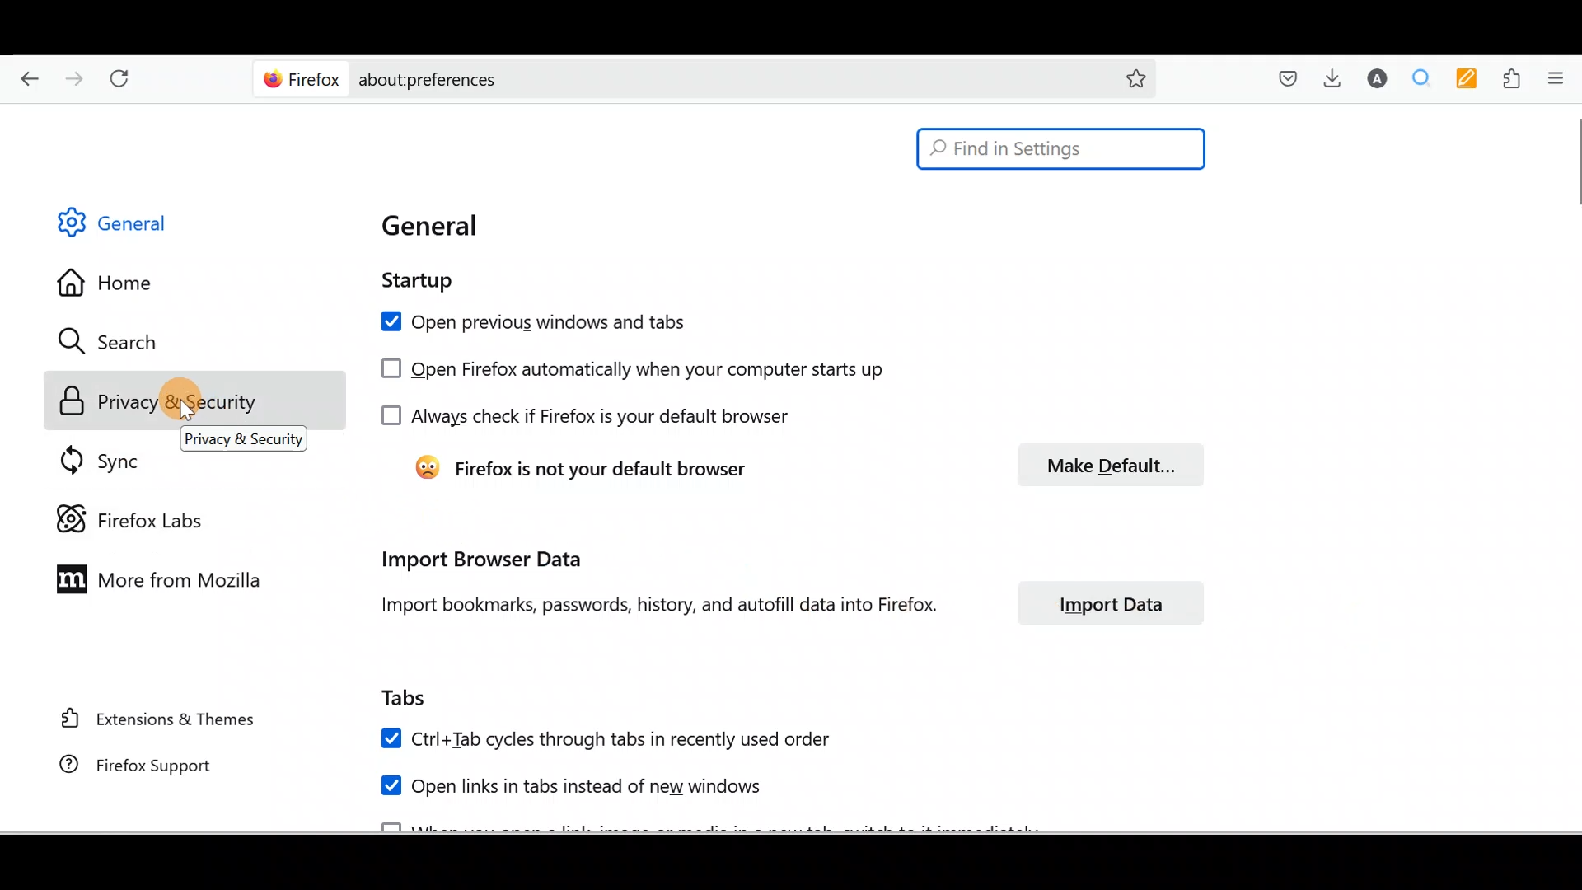  What do you see at coordinates (1291, 77) in the screenshot?
I see `Save to pocket` at bounding box center [1291, 77].